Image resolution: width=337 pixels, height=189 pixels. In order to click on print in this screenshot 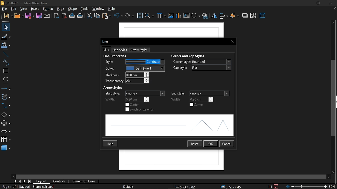, I will do `click(80, 17)`.